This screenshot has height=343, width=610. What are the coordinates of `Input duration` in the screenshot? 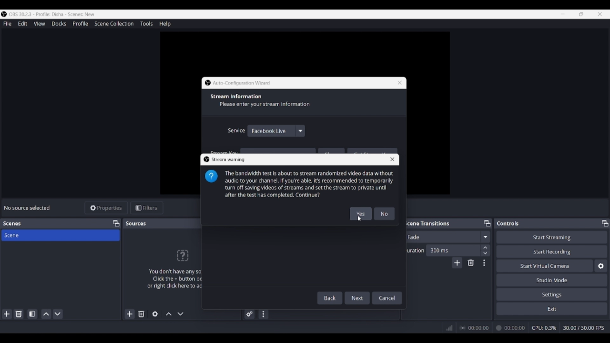 It's located at (453, 250).